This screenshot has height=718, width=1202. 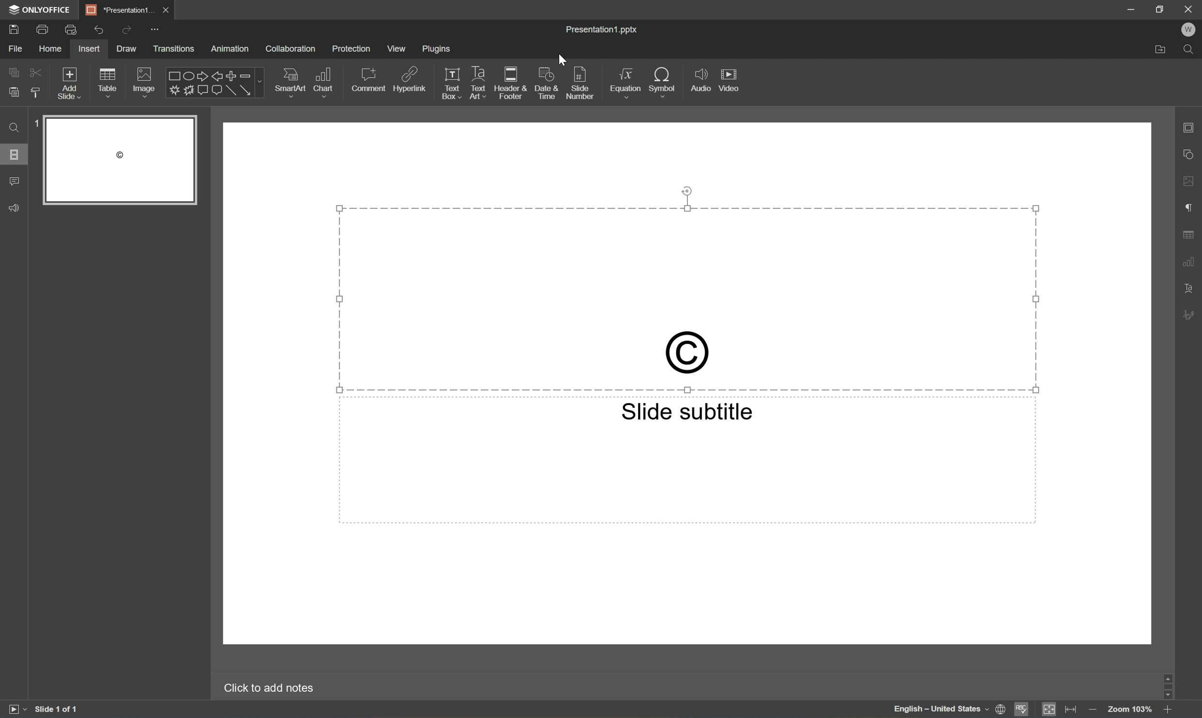 I want to click on Fit to width, so click(x=1072, y=708).